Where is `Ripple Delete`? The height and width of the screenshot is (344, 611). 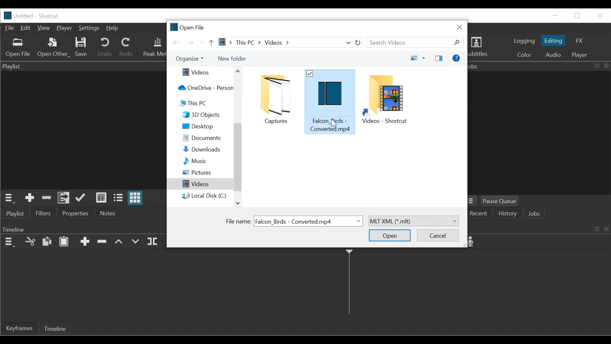 Ripple Delete is located at coordinates (103, 243).